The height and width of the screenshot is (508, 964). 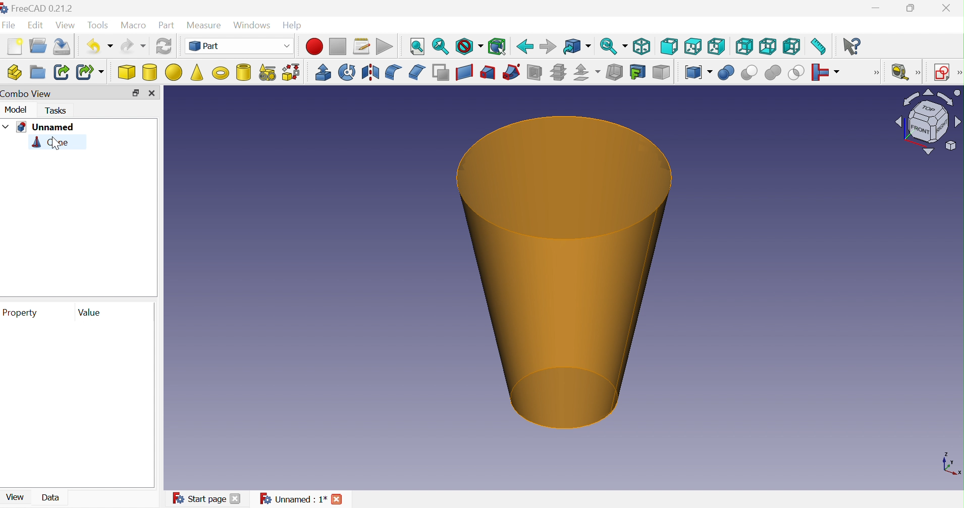 What do you see at coordinates (393, 72) in the screenshot?
I see `Fillet` at bounding box center [393, 72].